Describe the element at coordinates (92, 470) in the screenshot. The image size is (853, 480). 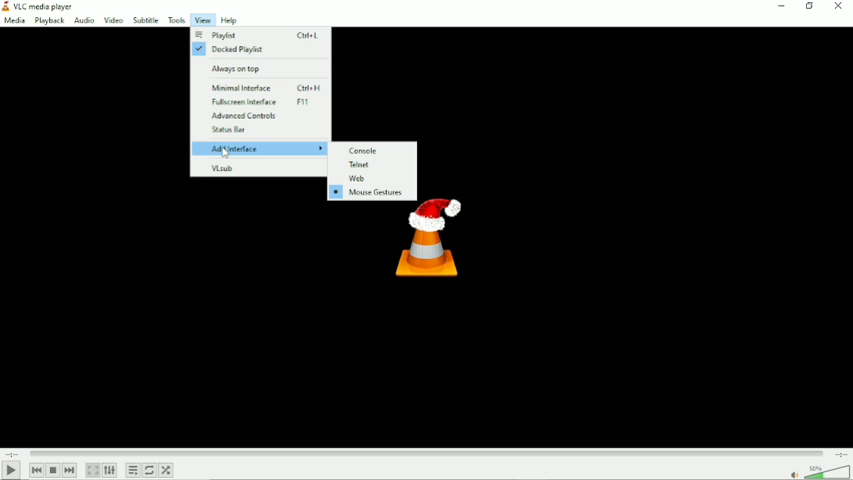
I see `Toggle video in fullscreen` at that location.